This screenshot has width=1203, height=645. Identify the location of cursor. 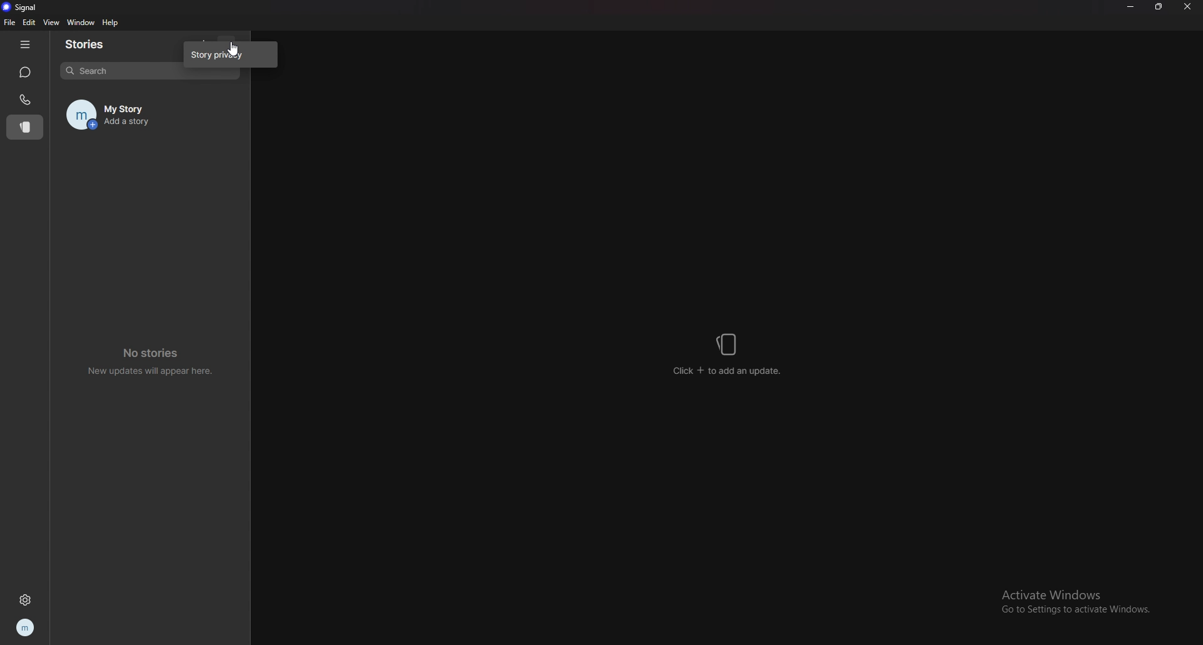
(234, 46).